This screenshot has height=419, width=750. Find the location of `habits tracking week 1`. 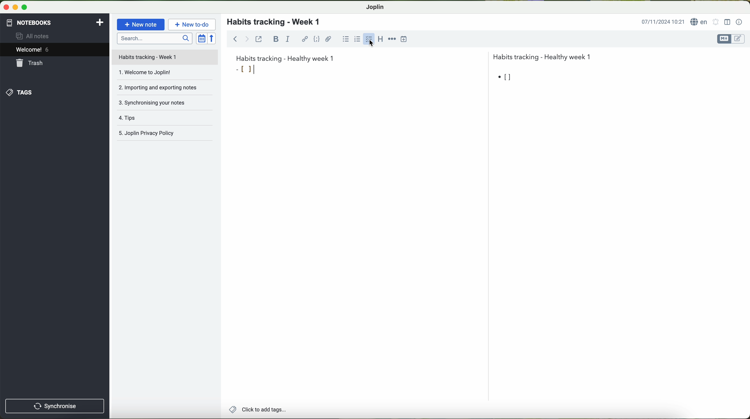

habits tracking week 1 is located at coordinates (285, 58).